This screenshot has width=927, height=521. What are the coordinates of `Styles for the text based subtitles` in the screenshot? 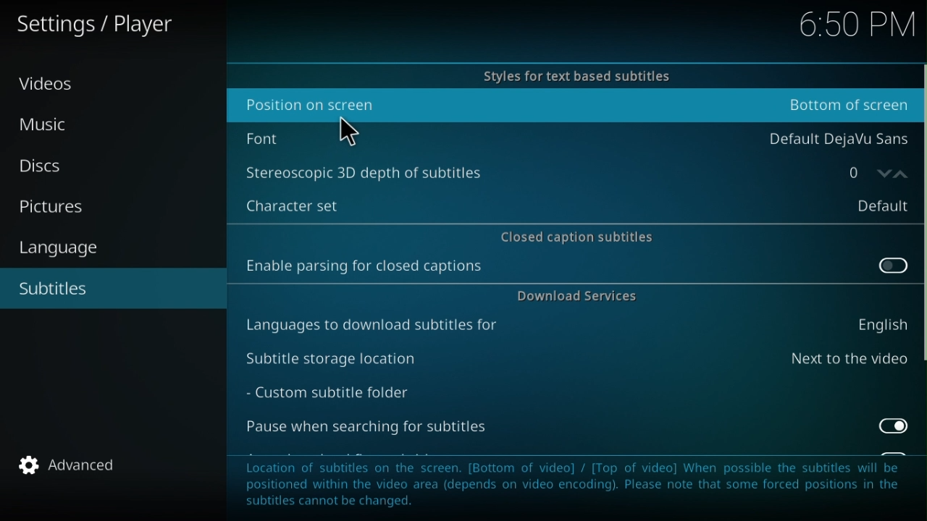 It's located at (570, 74).